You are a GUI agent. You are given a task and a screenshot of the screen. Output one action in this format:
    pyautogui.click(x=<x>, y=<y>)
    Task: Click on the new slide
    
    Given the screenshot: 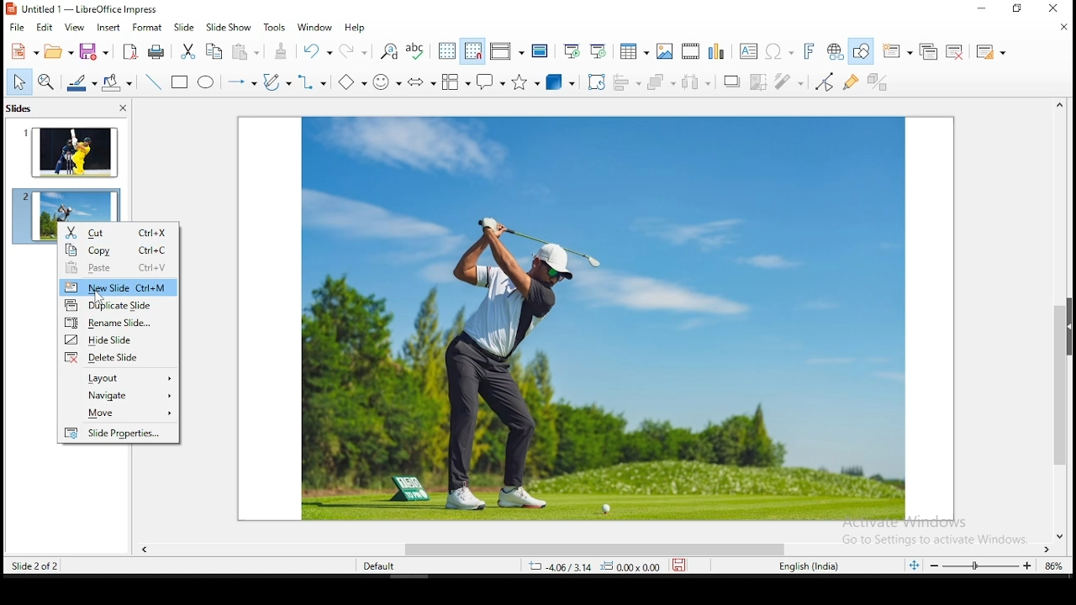 What is the action you would take?
    pyautogui.click(x=899, y=50)
    